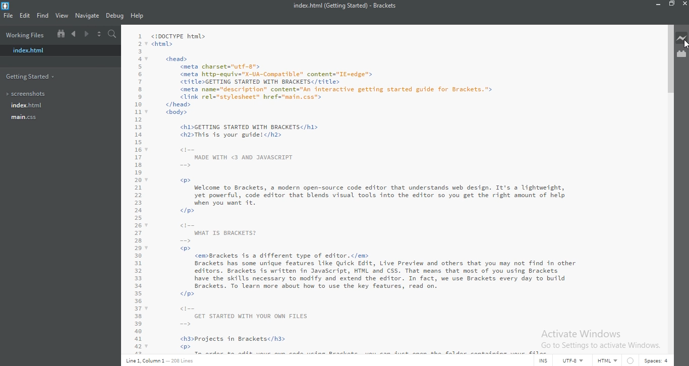  I want to click on Help, so click(139, 15).